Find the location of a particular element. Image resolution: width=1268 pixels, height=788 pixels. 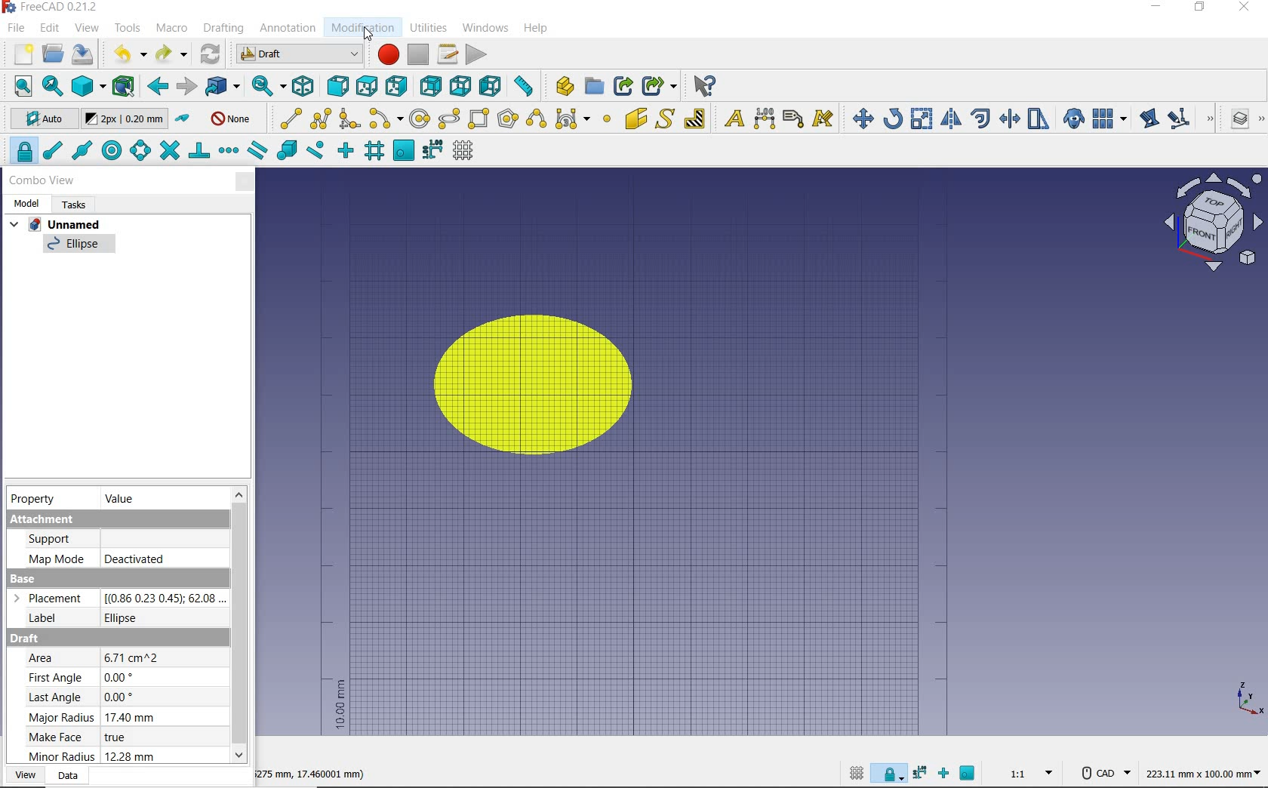

view is located at coordinates (23, 774).